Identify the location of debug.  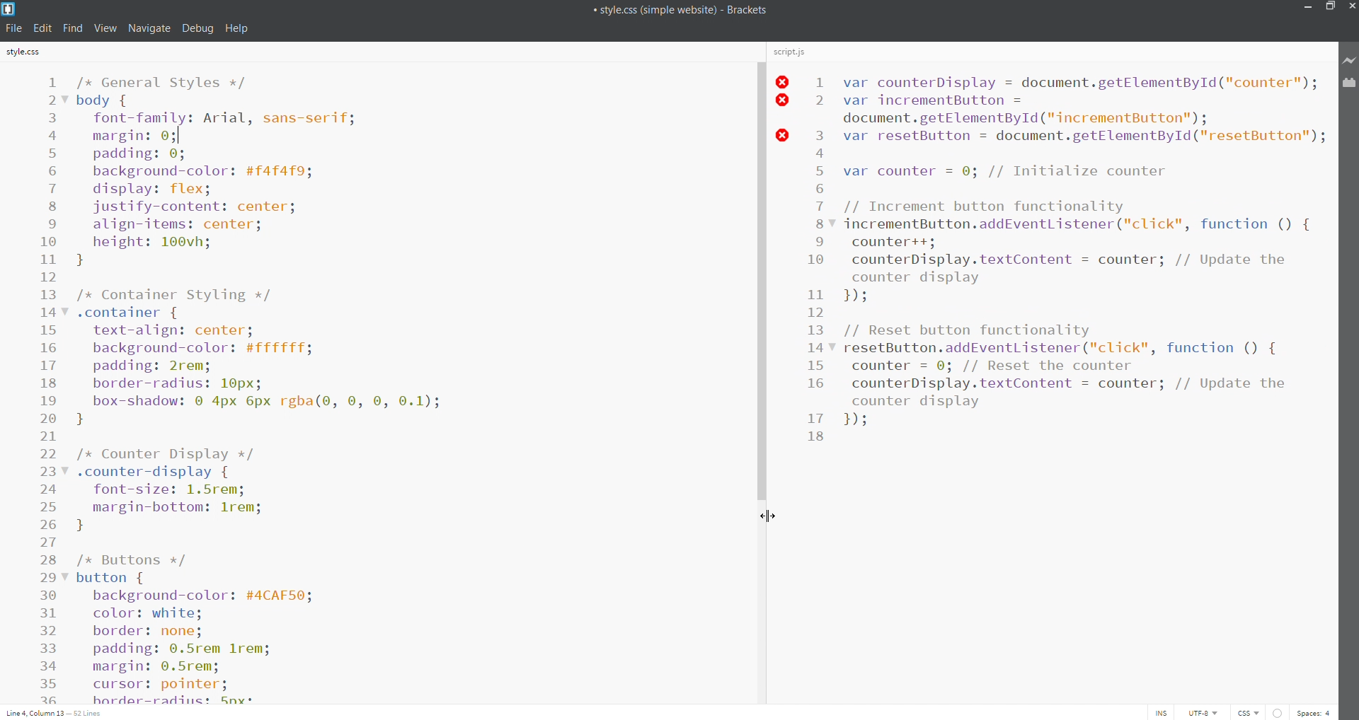
(197, 29).